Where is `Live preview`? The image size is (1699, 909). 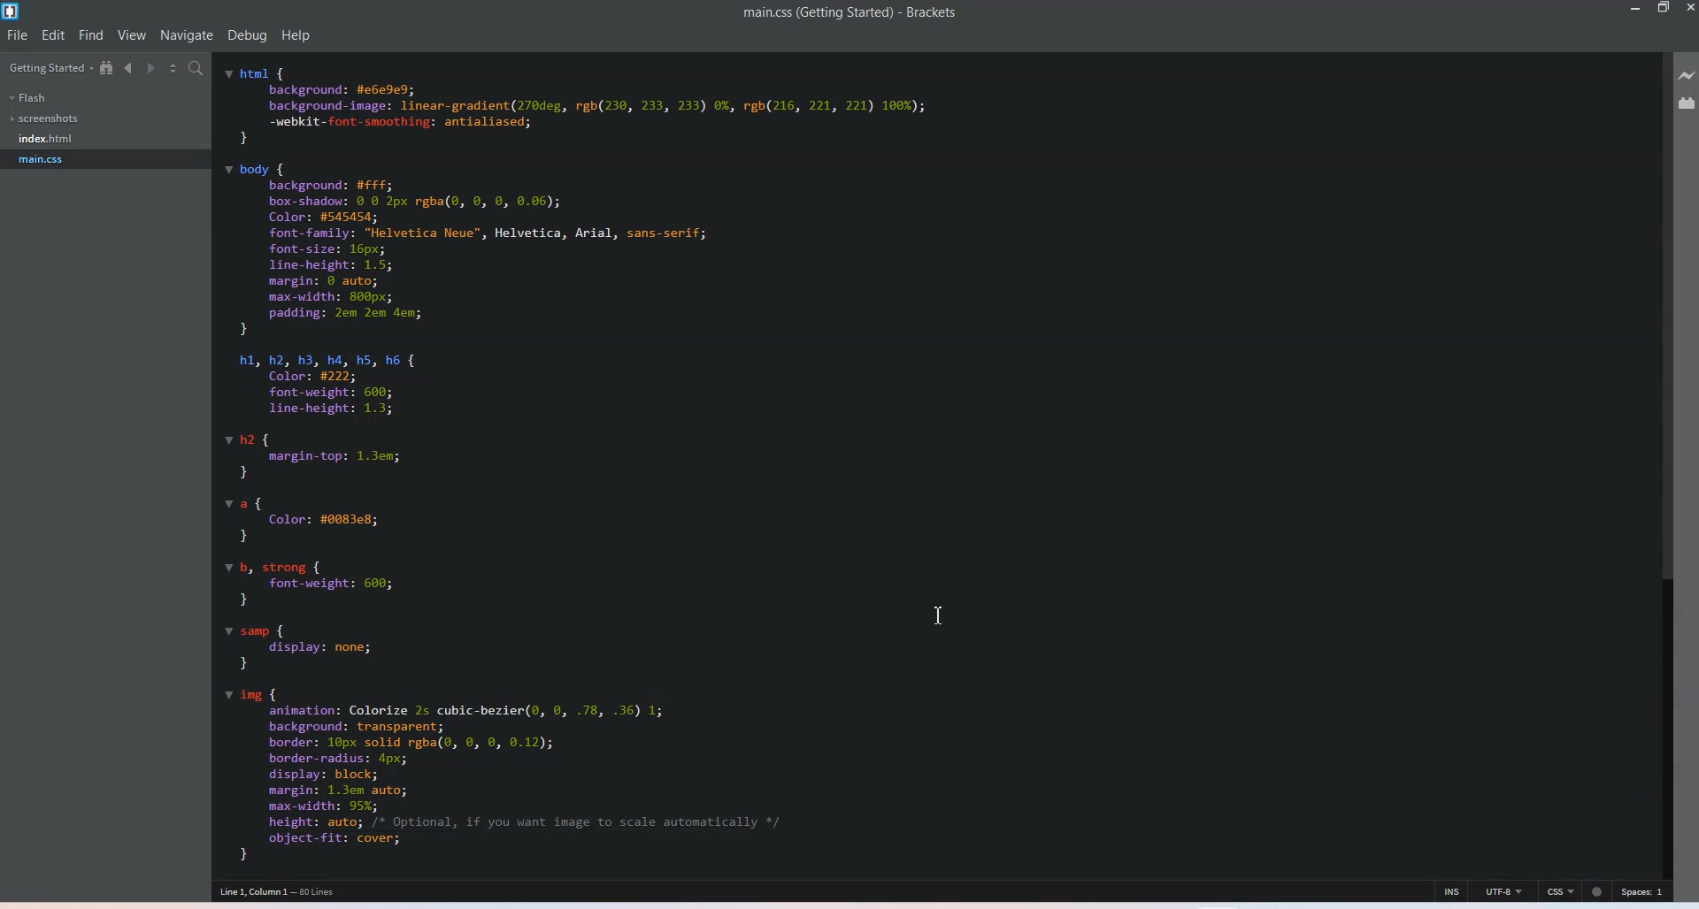 Live preview is located at coordinates (1688, 74).